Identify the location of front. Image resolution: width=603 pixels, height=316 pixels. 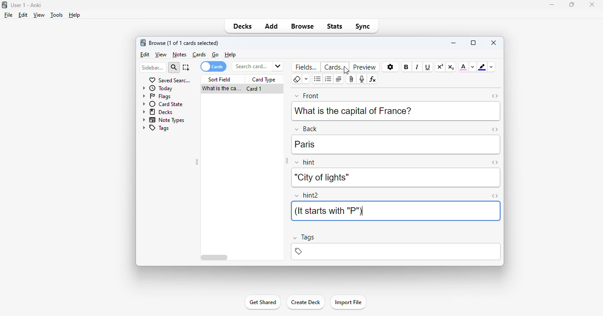
(307, 95).